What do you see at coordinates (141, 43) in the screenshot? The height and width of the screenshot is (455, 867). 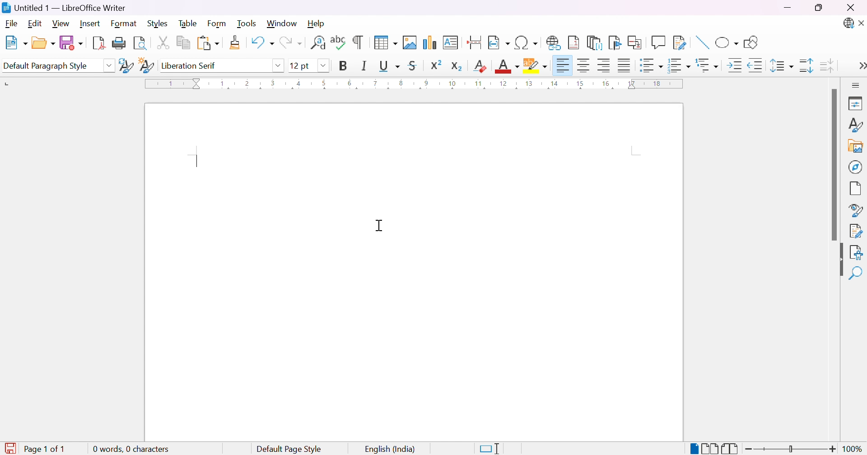 I see `Toggle print preview` at bounding box center [141, 43].